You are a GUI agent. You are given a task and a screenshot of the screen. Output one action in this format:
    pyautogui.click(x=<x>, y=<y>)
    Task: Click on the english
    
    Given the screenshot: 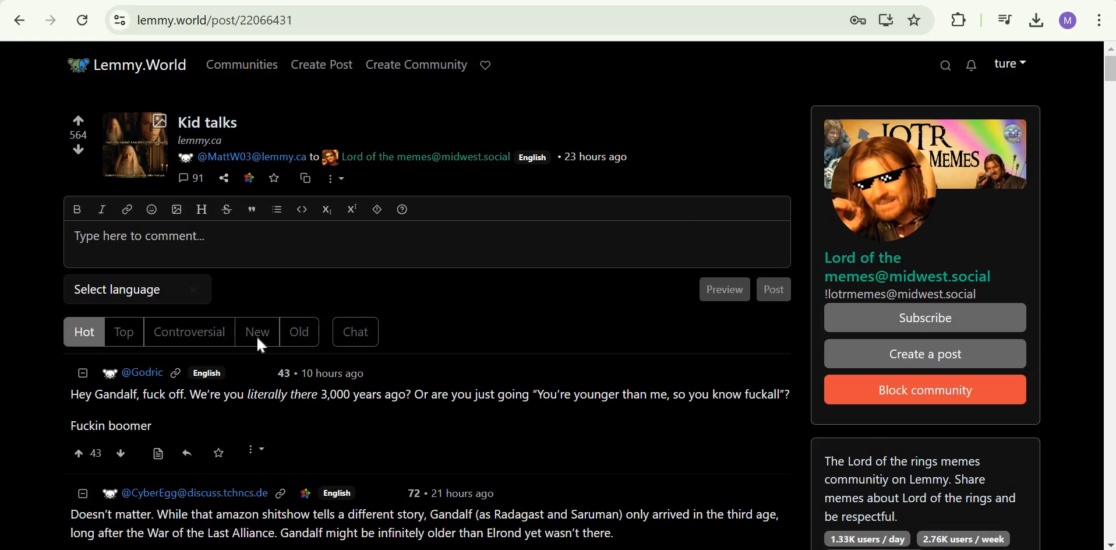 What is the action you would take?
    pyautogui.click(x=534, y=157)
    